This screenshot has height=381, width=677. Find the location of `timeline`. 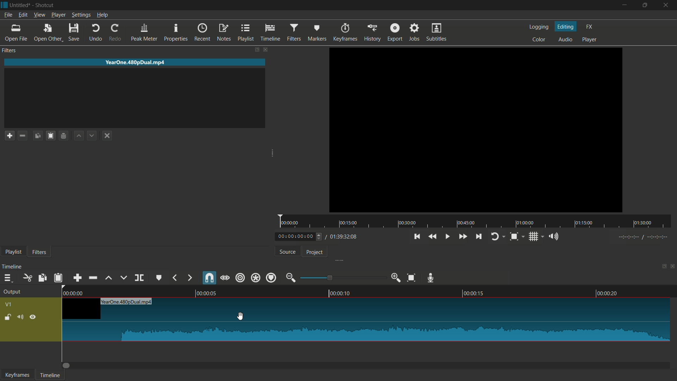

timeline is located at coordinates (271, 32).